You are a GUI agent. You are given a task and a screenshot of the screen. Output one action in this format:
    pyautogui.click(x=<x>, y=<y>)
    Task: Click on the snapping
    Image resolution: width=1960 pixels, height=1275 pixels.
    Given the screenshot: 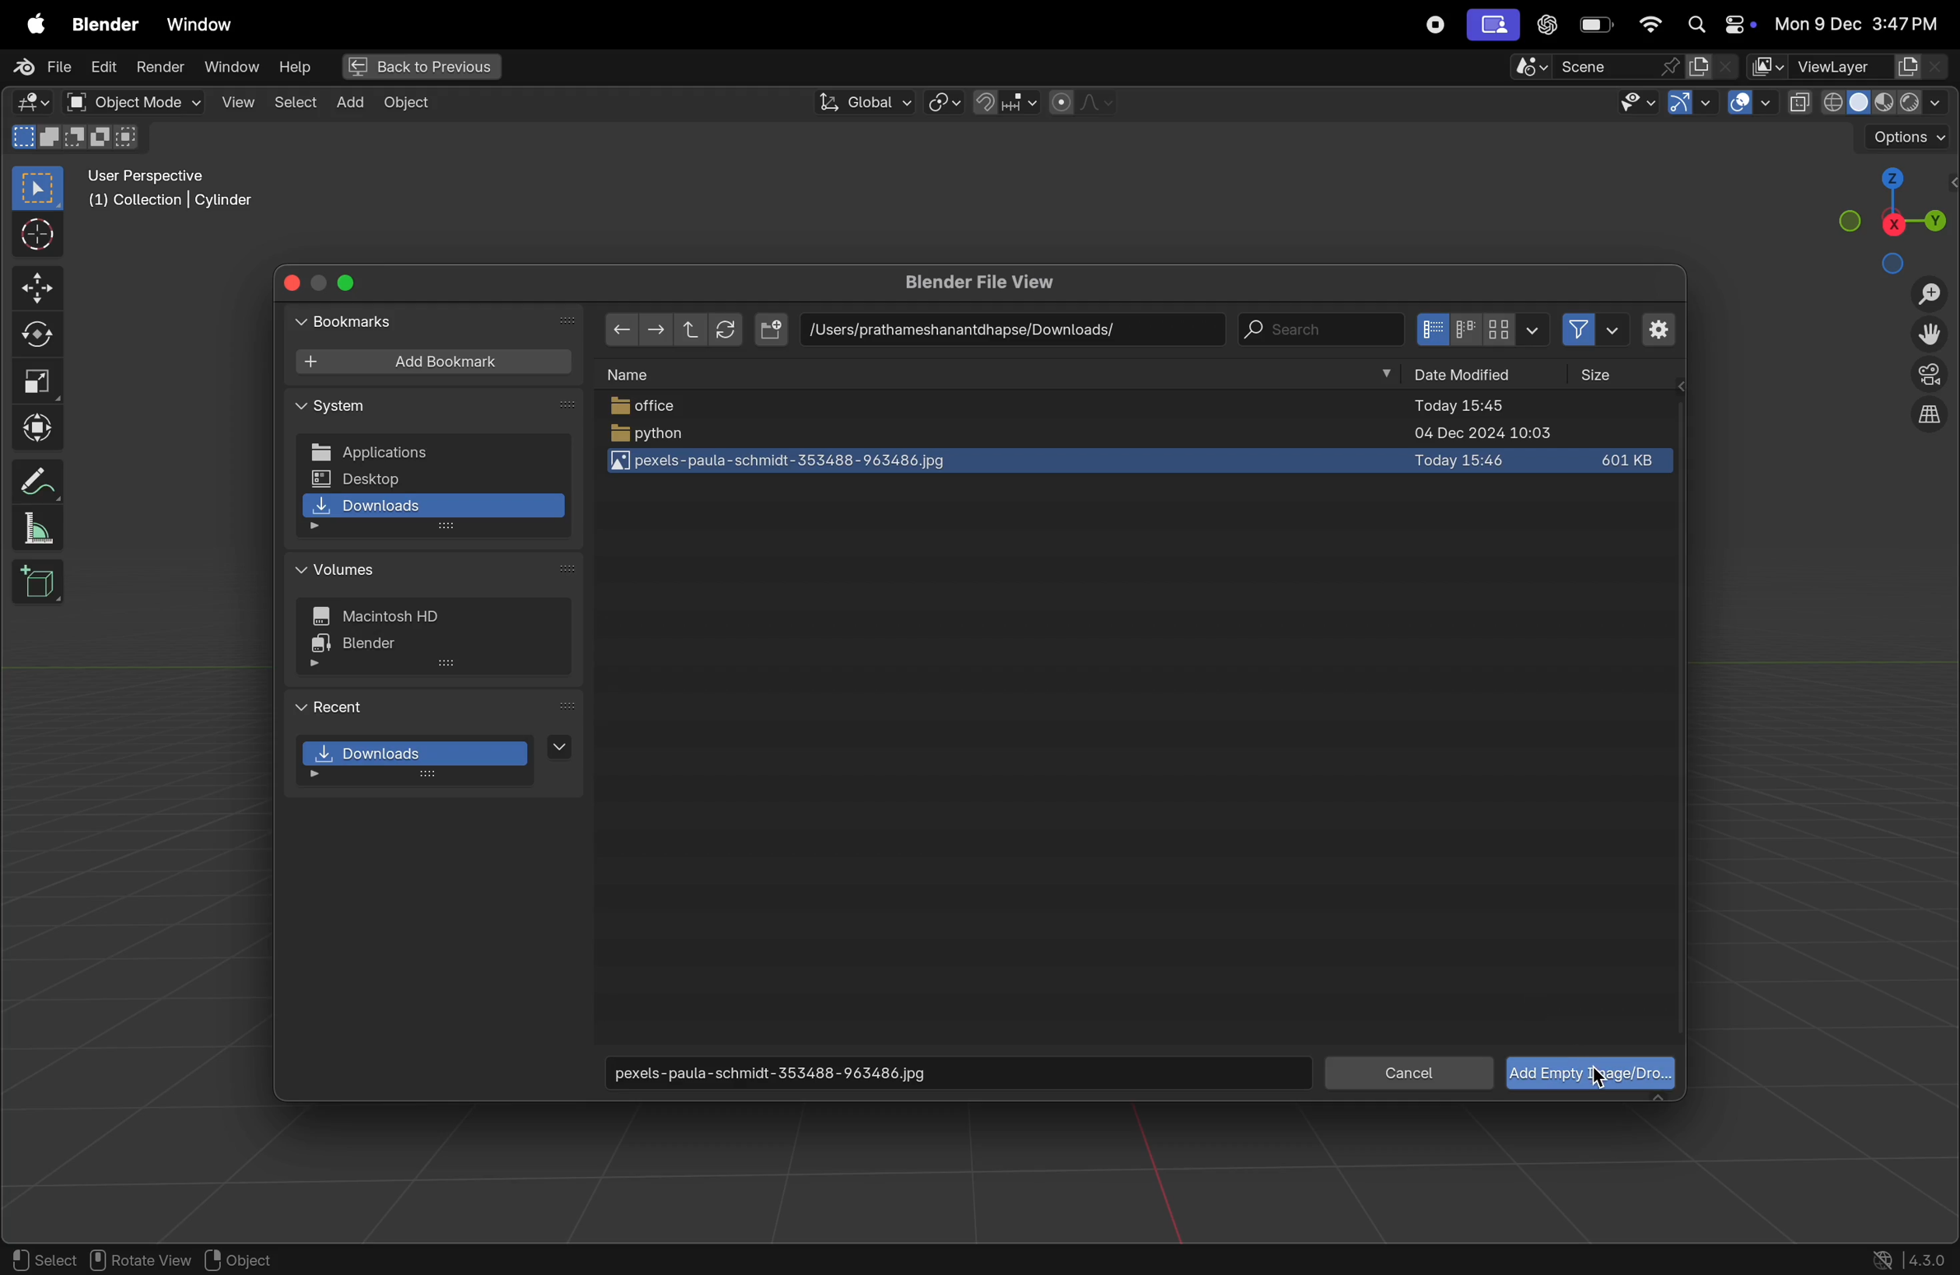 What is the action you would take?
    pyautogui.click(x=1004, y=102)
    